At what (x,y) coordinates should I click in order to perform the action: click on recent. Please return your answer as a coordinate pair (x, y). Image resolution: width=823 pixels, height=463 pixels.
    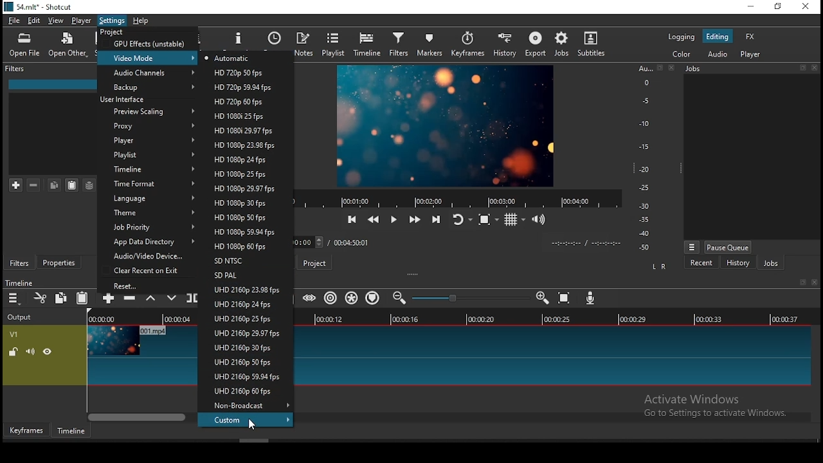
    Looking at the image, I should click on (701, 263).